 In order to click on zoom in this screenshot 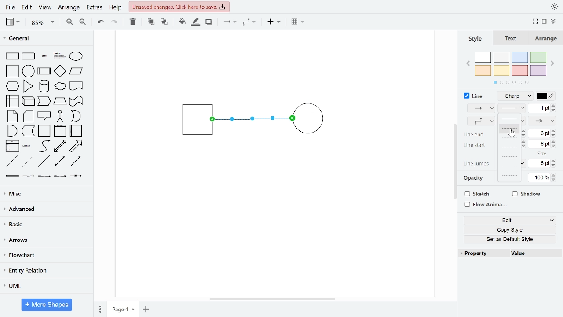, I will do `click(43, 22)`.